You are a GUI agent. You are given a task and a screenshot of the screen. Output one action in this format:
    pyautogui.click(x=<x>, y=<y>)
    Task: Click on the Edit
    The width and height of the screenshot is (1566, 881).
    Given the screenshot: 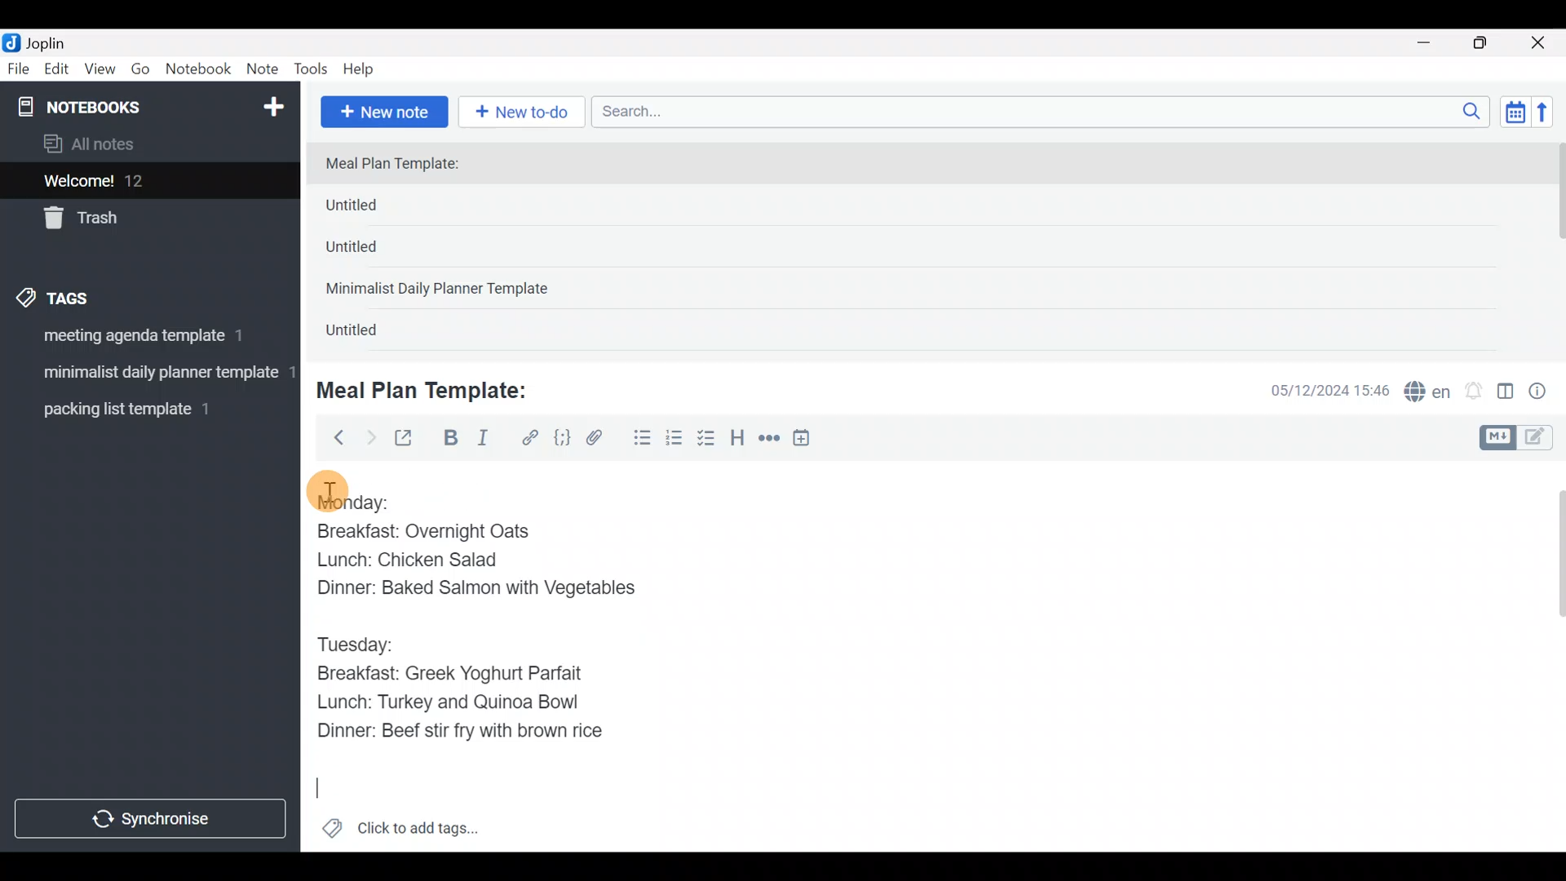 What is the action you would take?
    pyautogui.click(x=57, y=72)
    